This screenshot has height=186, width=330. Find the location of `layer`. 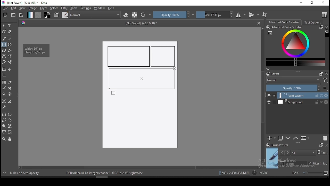

layer is located at coordinates (303, 96).